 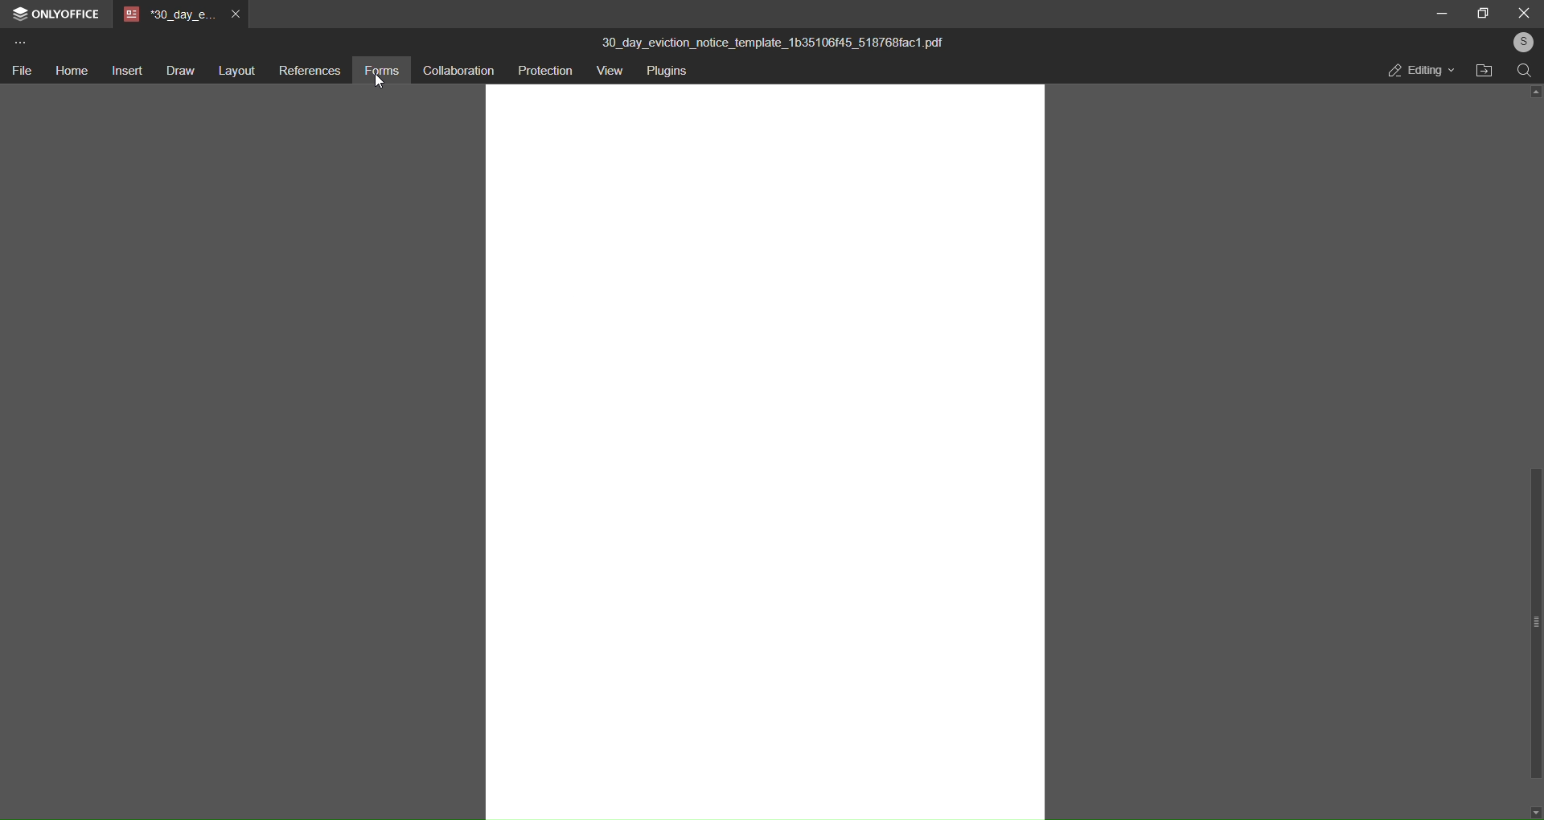 I want to click on close, so click(x=1524, y=13).